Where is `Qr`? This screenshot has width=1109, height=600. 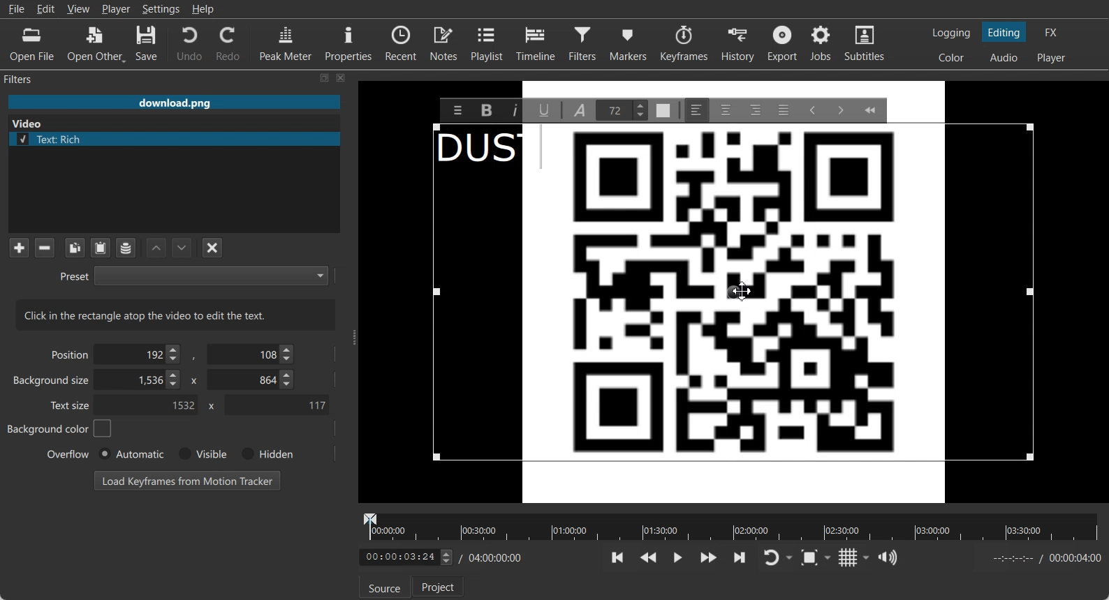
Qr is located at coordinates (735, 314).